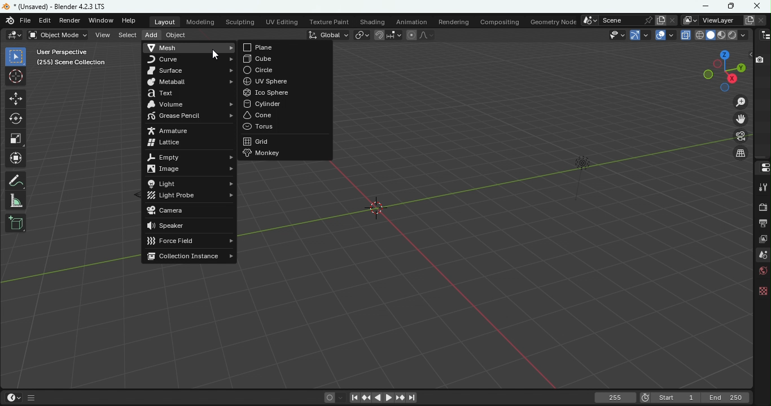 The image size is (771, 406). I want to click on Cursor, so click(216, 55).